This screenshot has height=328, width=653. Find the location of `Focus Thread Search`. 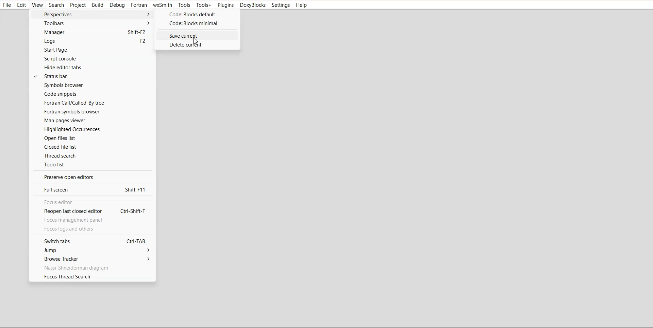

Focus Thread Search is located at coordinates (93, 277).